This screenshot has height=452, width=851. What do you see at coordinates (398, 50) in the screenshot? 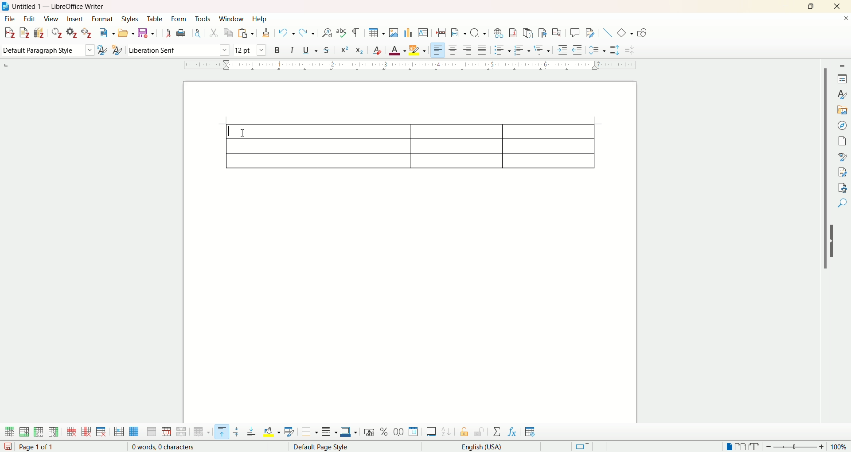
I see `font color` at bounding box center [398, 50].